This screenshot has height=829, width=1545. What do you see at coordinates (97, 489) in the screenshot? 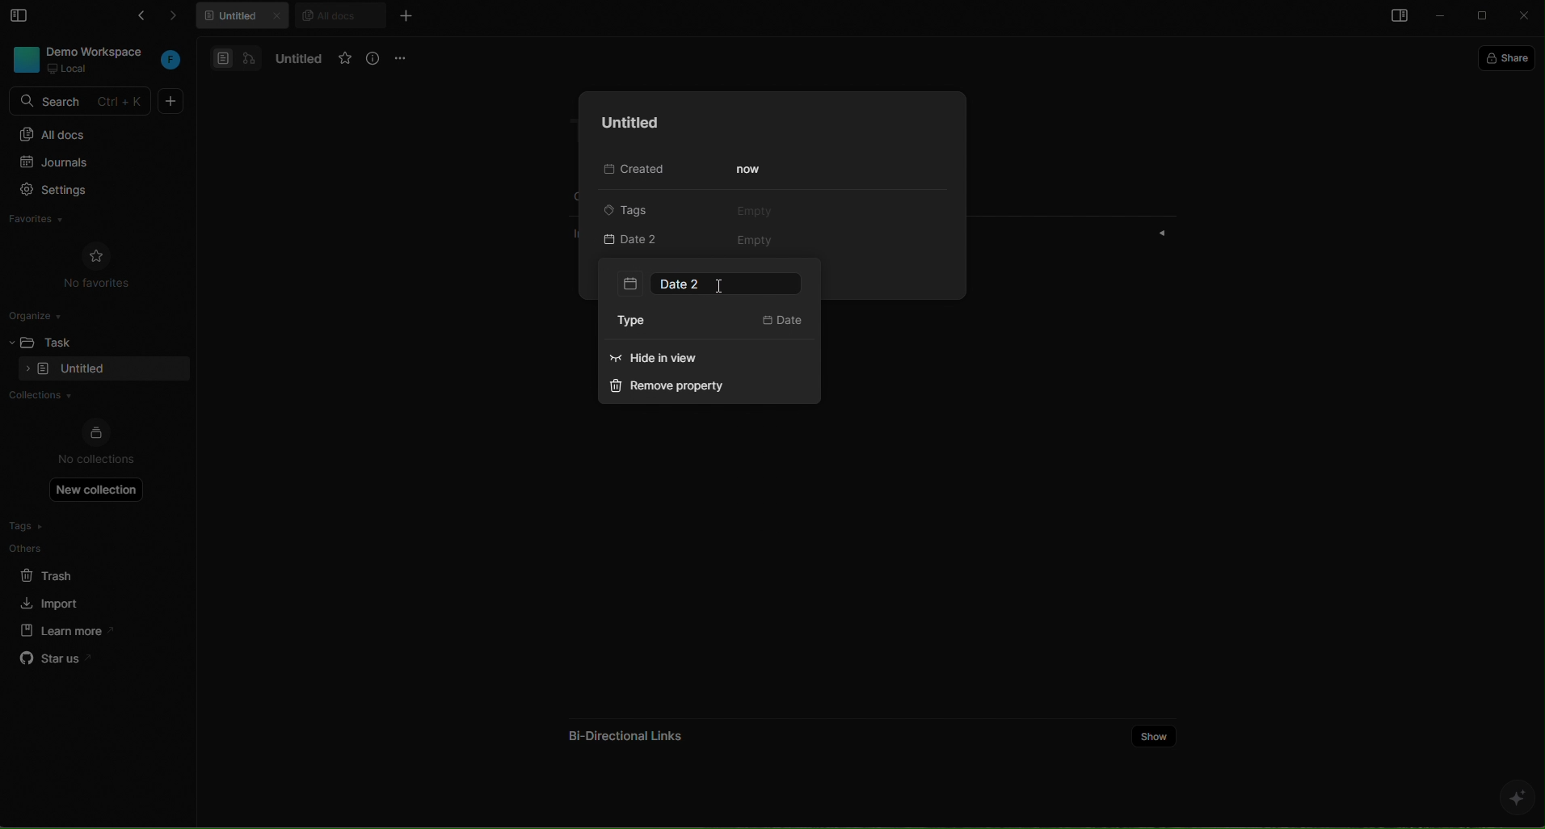
I see `new collection` at bounding box center [97, 489].